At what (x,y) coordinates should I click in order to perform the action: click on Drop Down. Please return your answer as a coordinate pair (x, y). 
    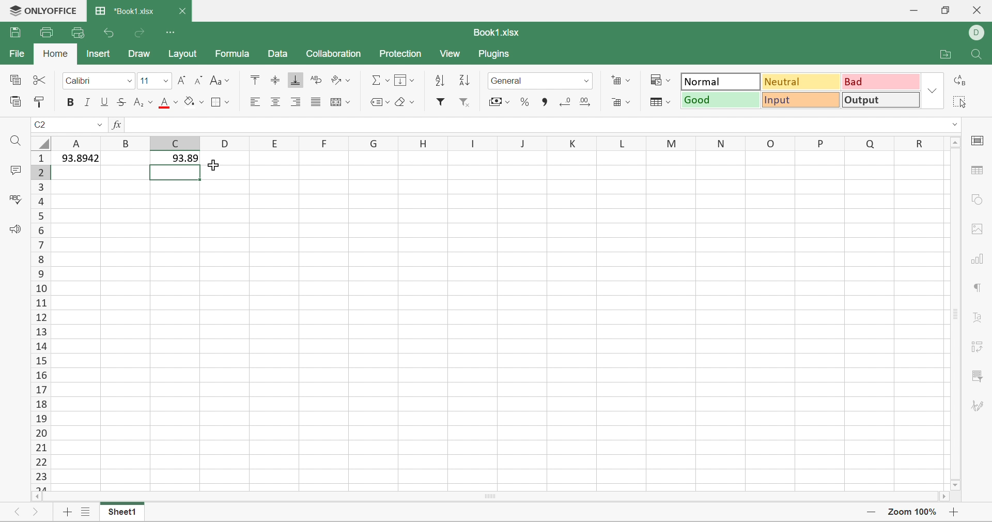
    Looking at the image, I should click on (933, 90).